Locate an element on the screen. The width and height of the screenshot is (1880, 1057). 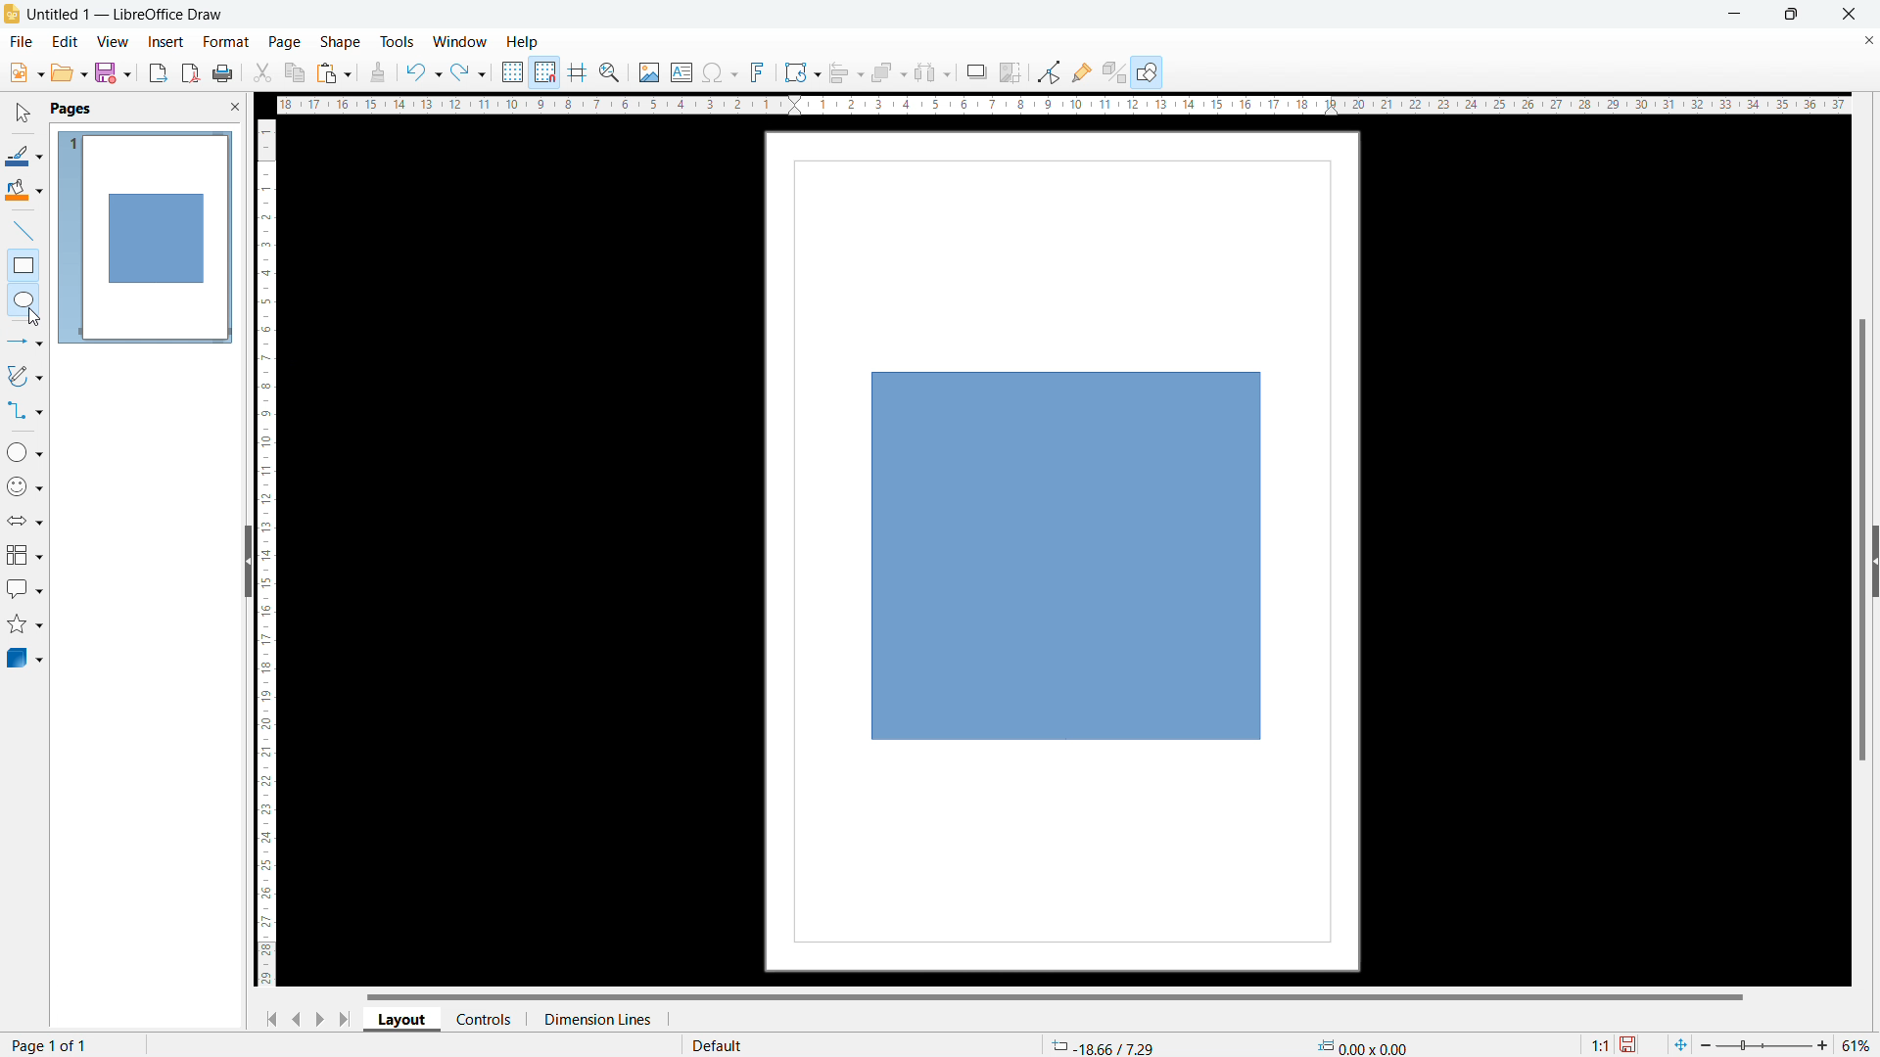
zoom i=out is located at coordinates (1709, 1043).